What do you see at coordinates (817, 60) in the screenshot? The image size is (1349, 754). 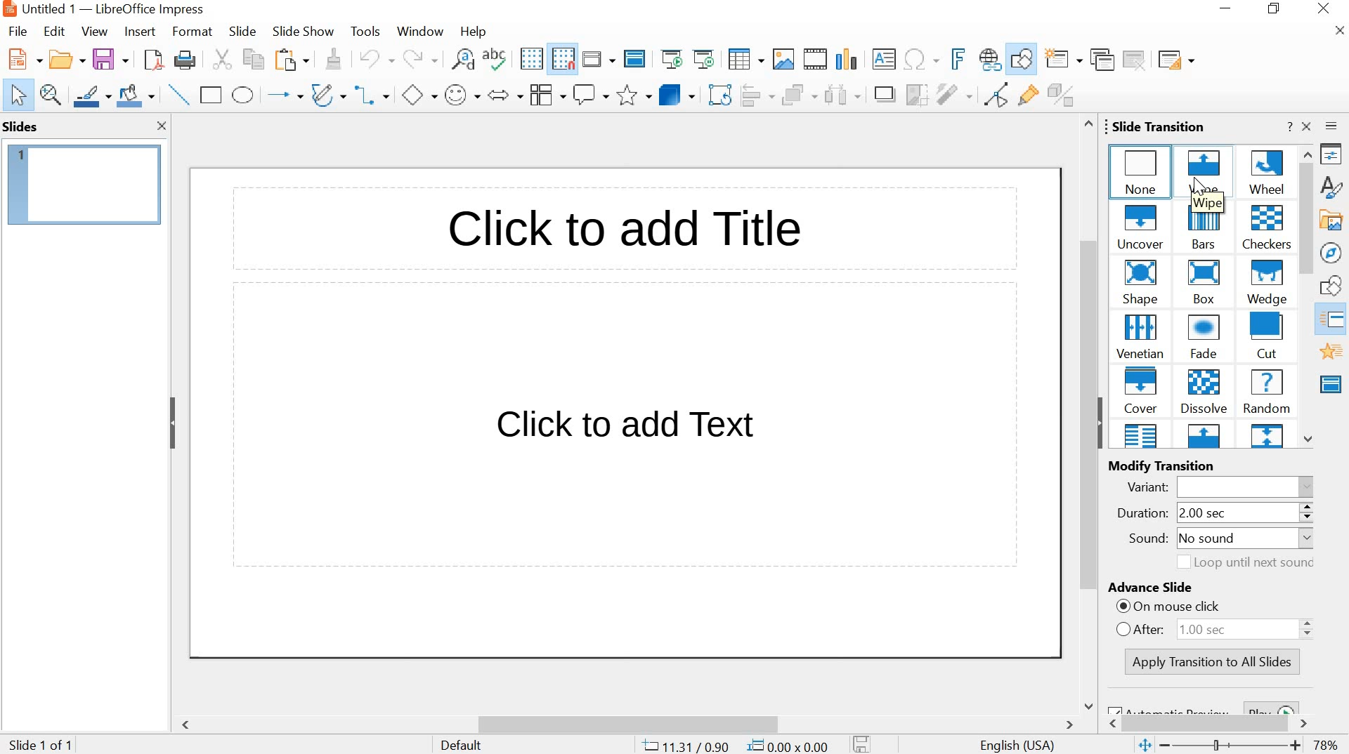 I see `Insert audio or video` at bounding box center [817, 60].